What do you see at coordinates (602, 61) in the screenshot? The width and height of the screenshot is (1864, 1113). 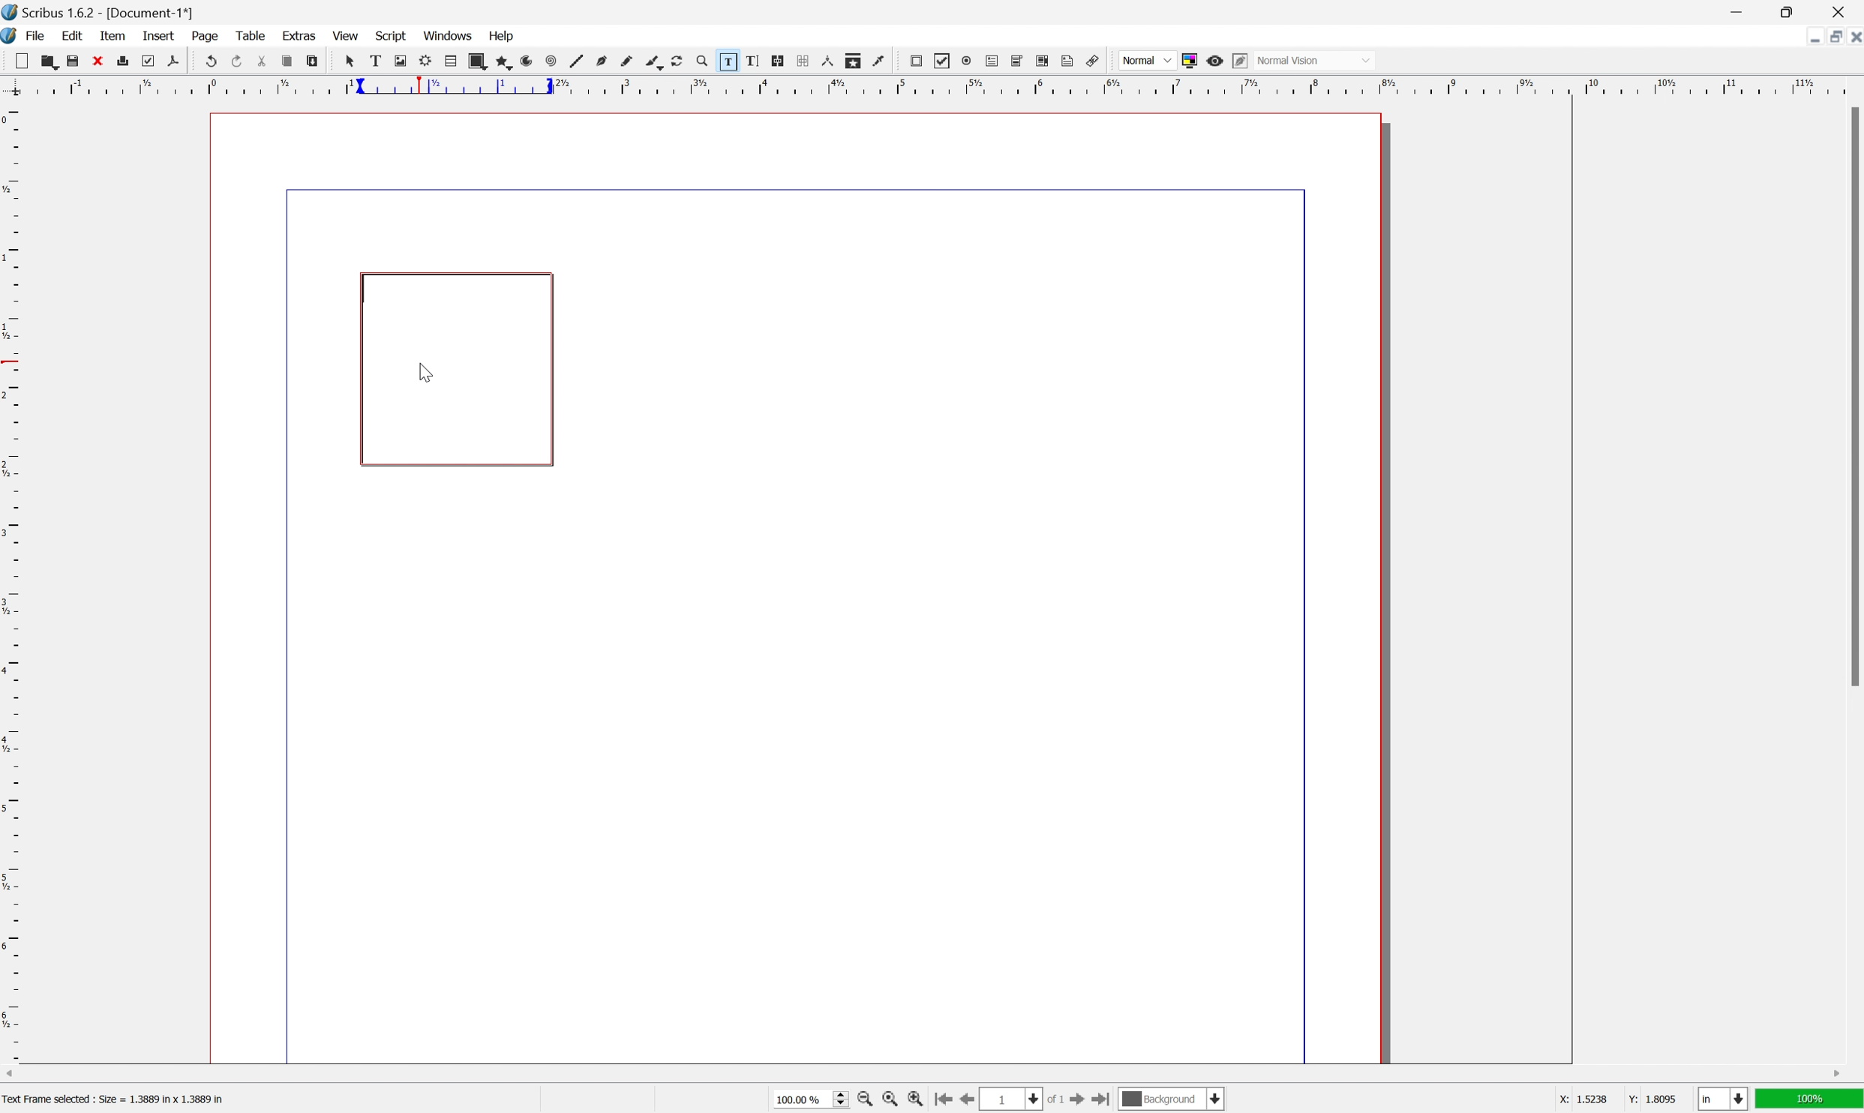 I see `bezier curve` at bounding box center [602, 61].